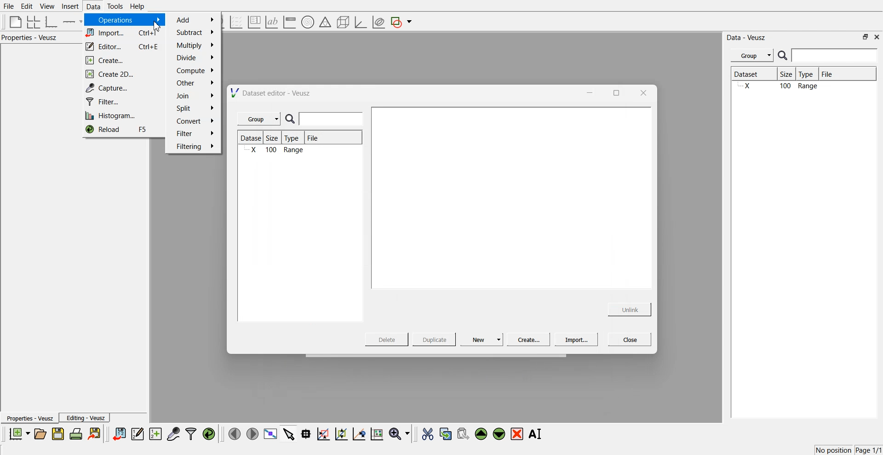 Image resolution: width=883 pixels, height=455 pixels. What do you see at coordinates (78, 433) in the screenshot?
I see `print` at bounding box center [78, 433].